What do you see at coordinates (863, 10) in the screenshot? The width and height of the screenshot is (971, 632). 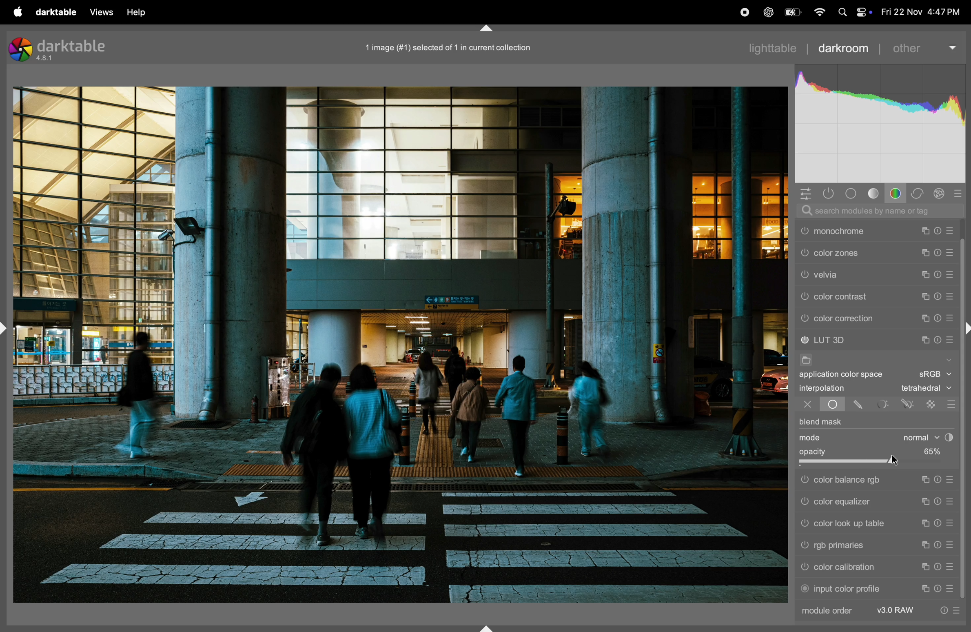 I see `apple widgets` at bounding box center [863, 10].